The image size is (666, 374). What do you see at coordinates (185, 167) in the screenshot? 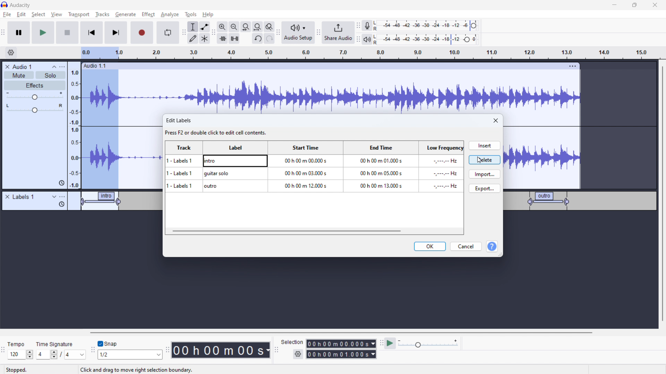
I see `track` at bounding box center [185, 167].